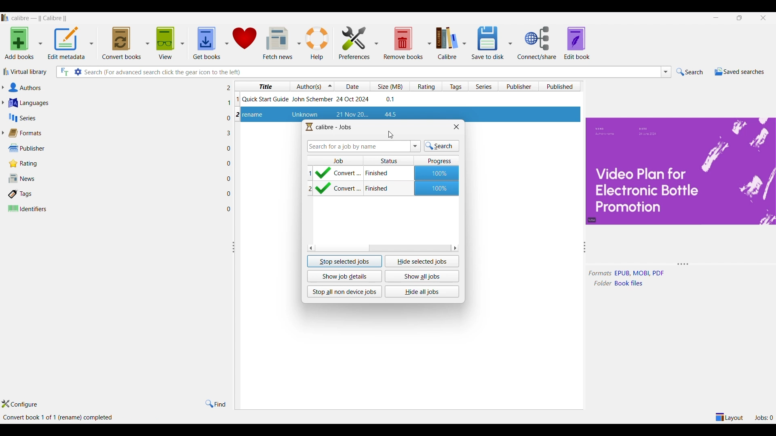 The image size is (776, 436). I want to click on Publisher column, so click(518, 86).